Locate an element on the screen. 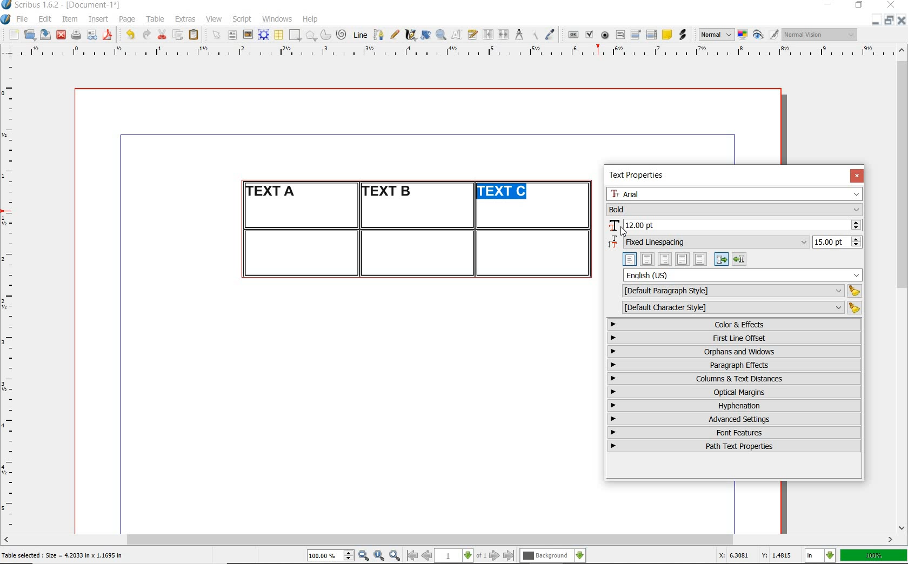  undo is located at coordinates (130, 35).